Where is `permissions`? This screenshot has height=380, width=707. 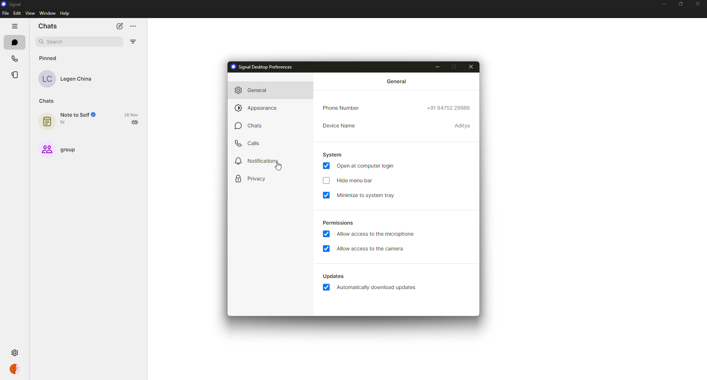 permissions is located at coordinates (337, 222).